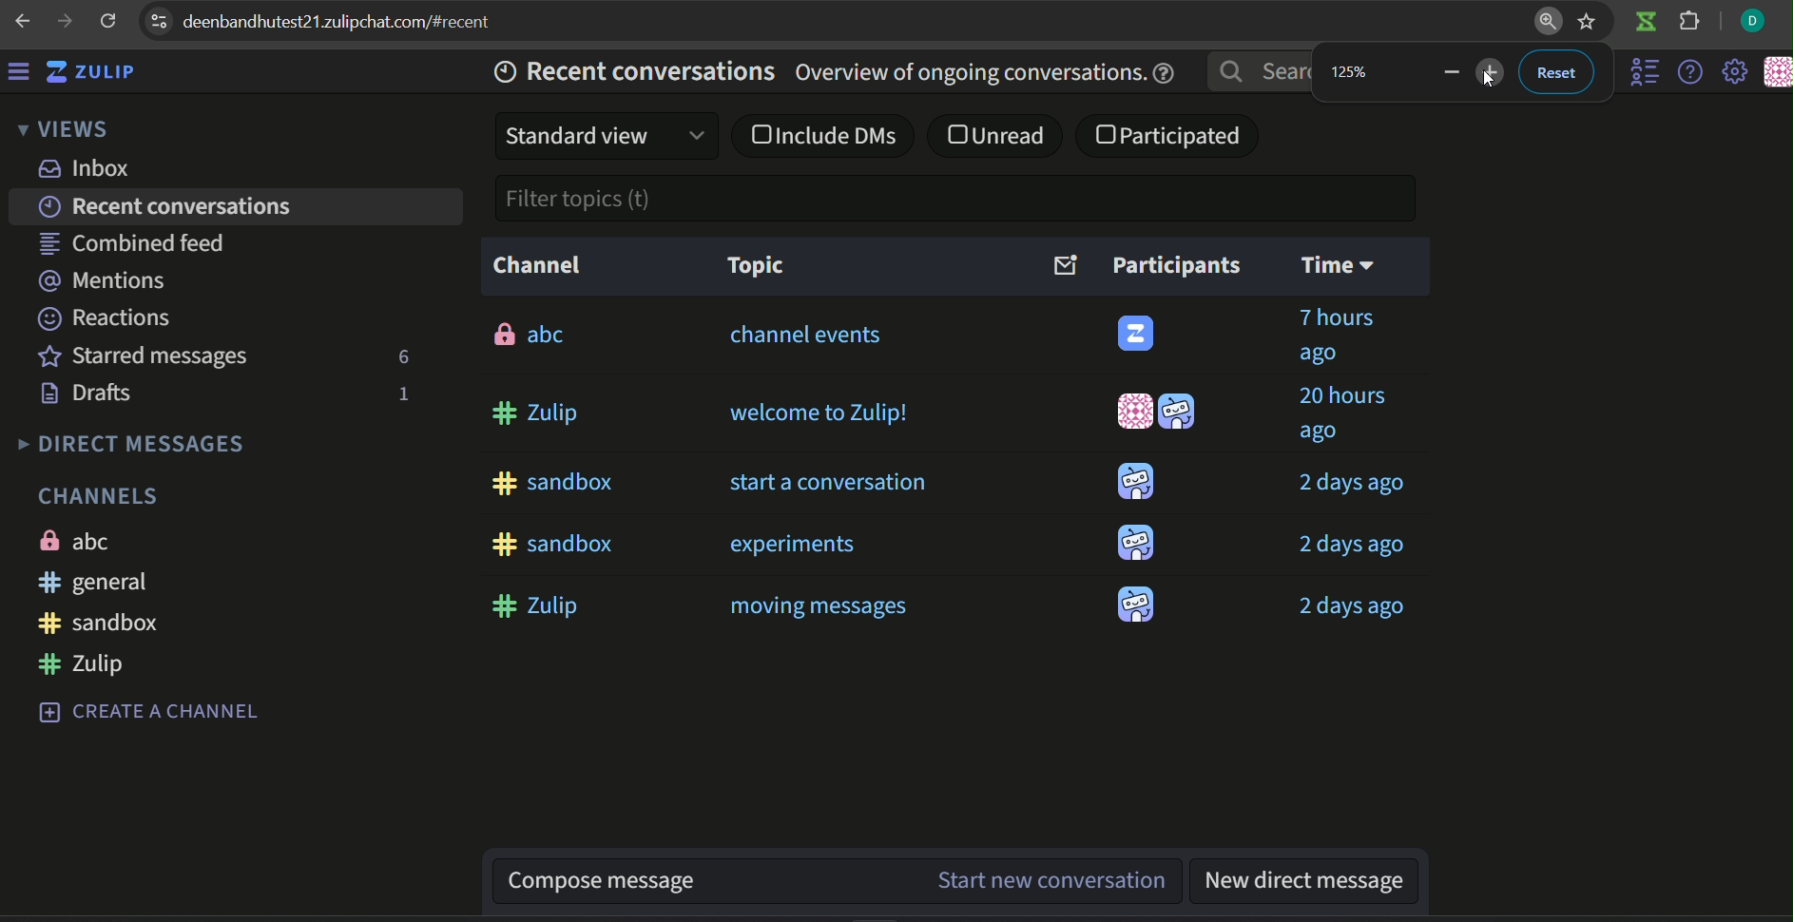 Image resolution: width=1793 pixels, height=922 pixels. I want to click on number, so click(401, 355).